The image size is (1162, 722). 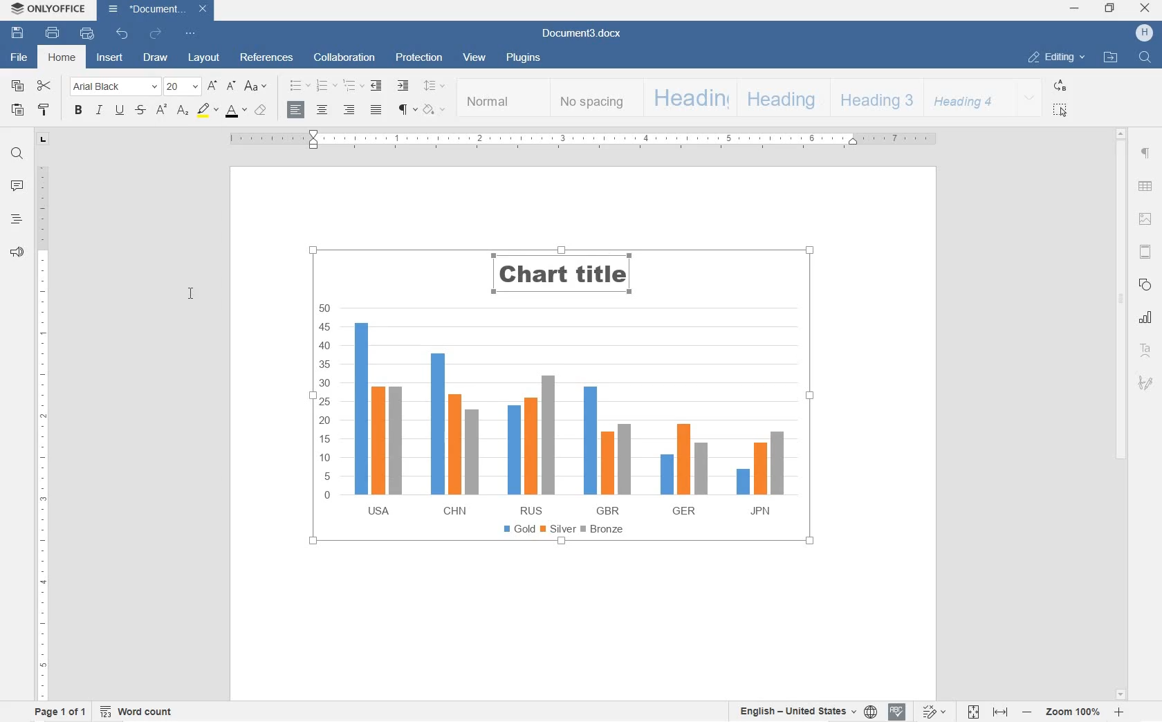 What do you see at coordinates (966, 98) in the screenshot?
I see `HEADING 4` at bounding box center [966, 98].